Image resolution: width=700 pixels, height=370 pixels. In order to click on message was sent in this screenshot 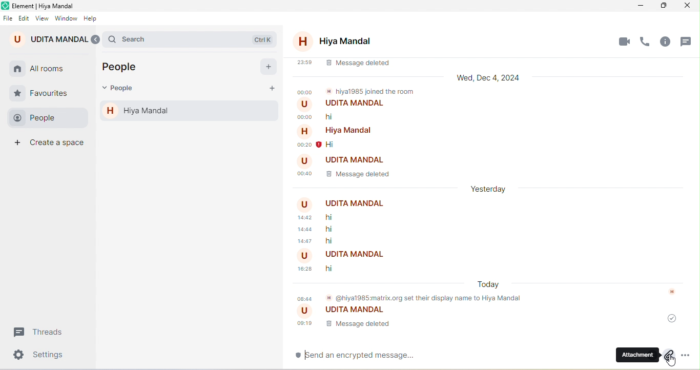, I will do `click(673, 319)`.